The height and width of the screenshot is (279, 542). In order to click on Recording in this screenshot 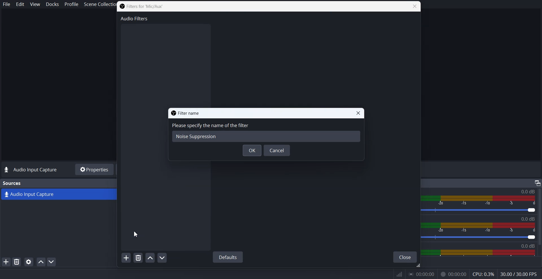, I will do `click(453, 274)`.